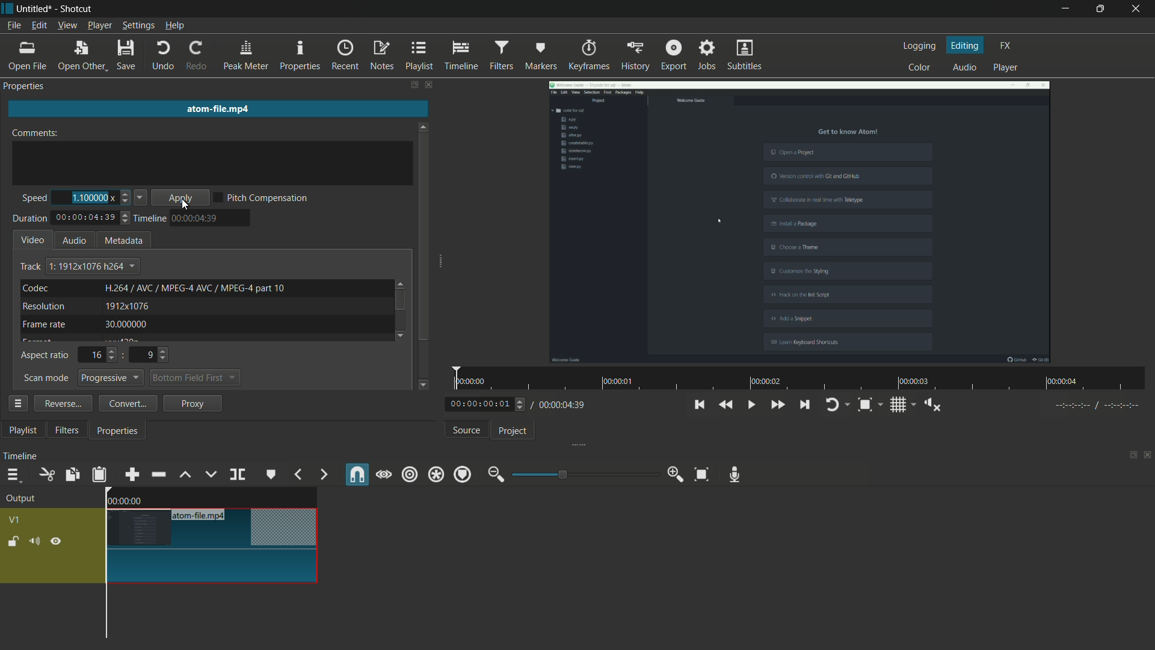 The height and width of the screenshot is (650, 1155). Describe the element at coordinates (435, 474) in the screenshot. I see `ripple all tracks` at that location.